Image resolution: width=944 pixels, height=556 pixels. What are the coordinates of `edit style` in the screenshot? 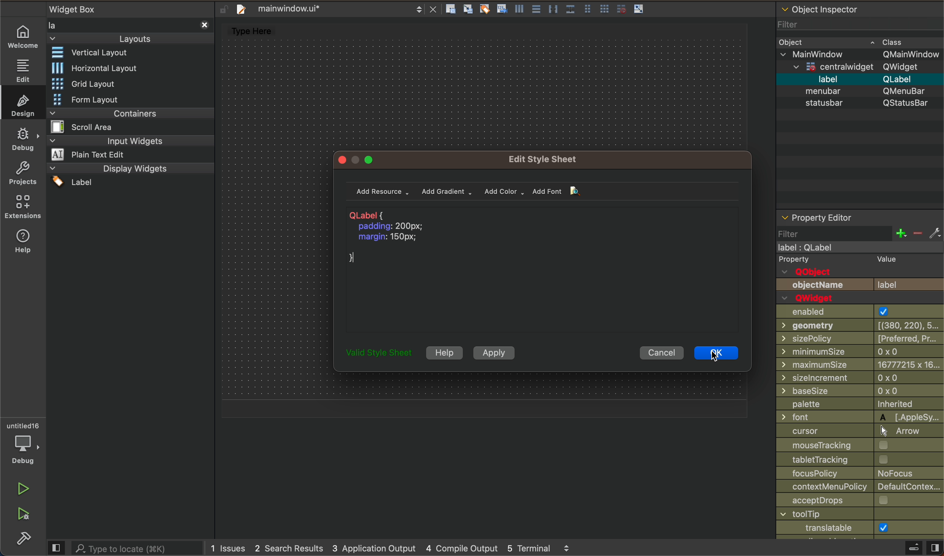 It's located at (546, 158).